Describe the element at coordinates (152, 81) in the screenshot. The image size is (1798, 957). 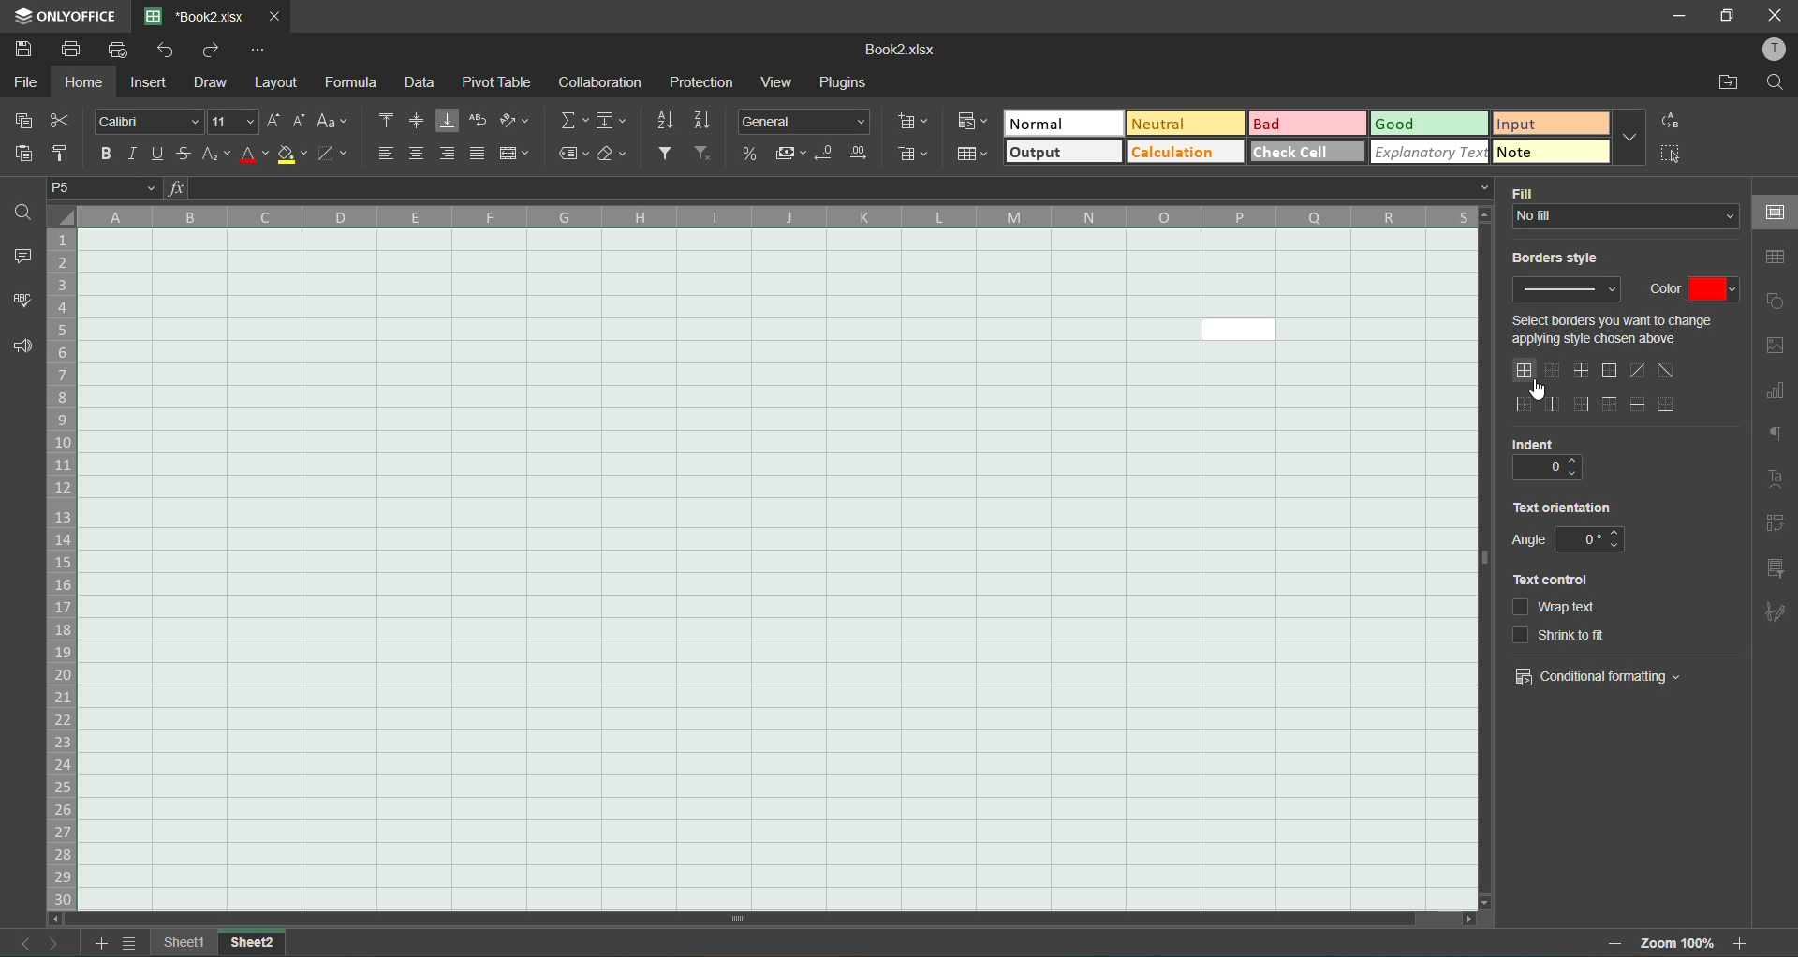
I see `insert` at that location.